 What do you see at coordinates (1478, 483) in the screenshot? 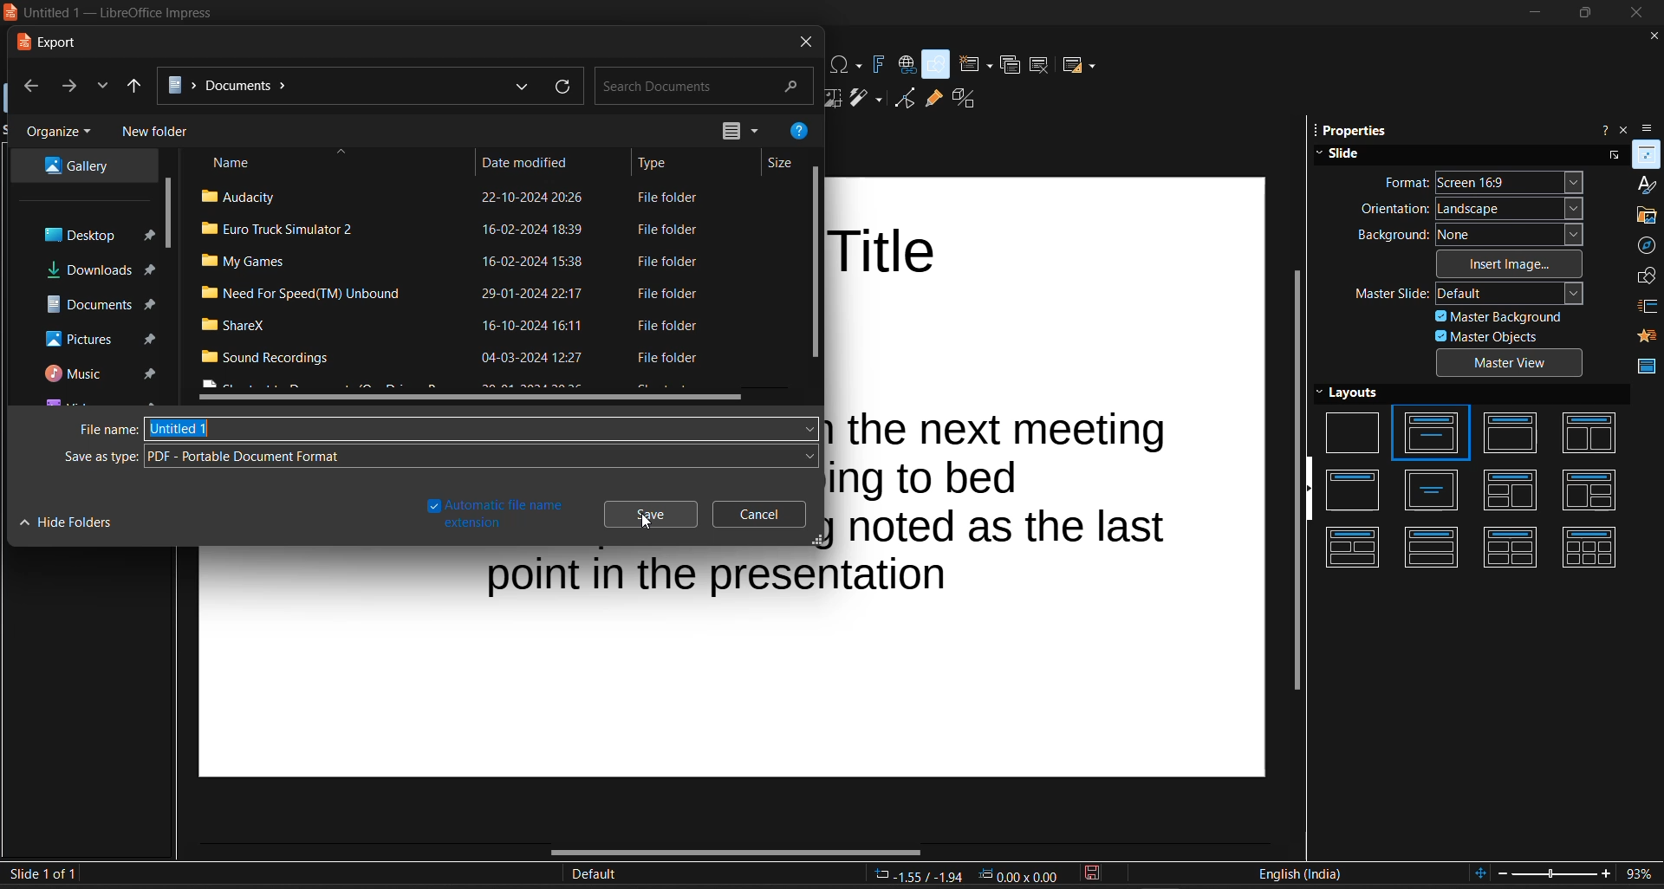
I see `layouts` at bounding box center [1478, 483].